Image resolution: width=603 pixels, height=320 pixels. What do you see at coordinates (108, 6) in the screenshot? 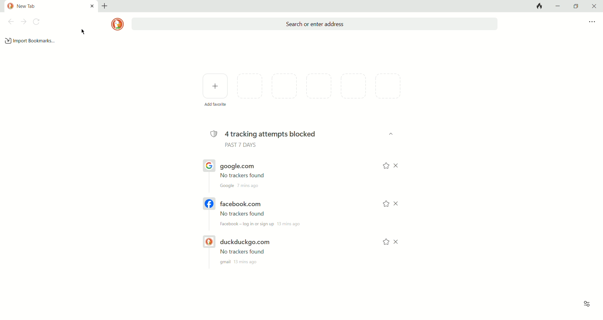
I see `add new tab` at bounding box center [108, 6].